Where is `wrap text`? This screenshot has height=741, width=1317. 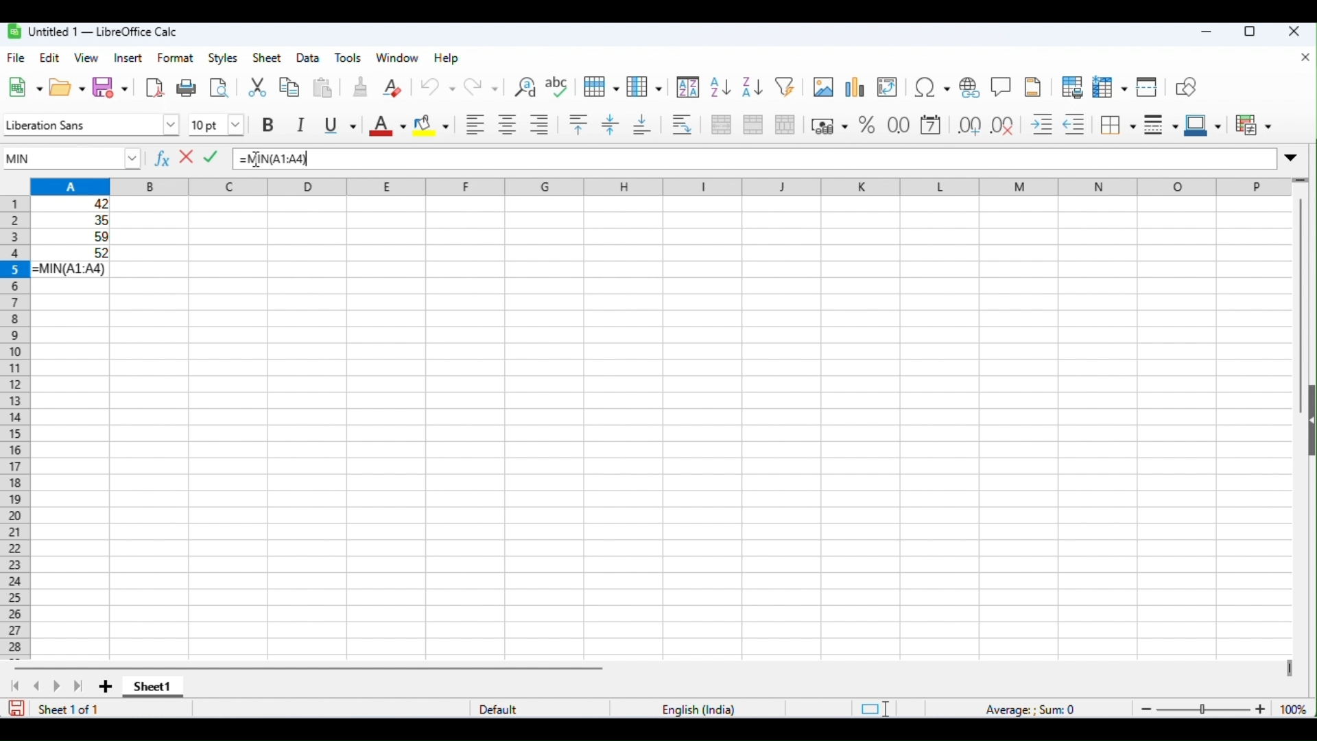 wrap text is located at coordinates (683, 124).